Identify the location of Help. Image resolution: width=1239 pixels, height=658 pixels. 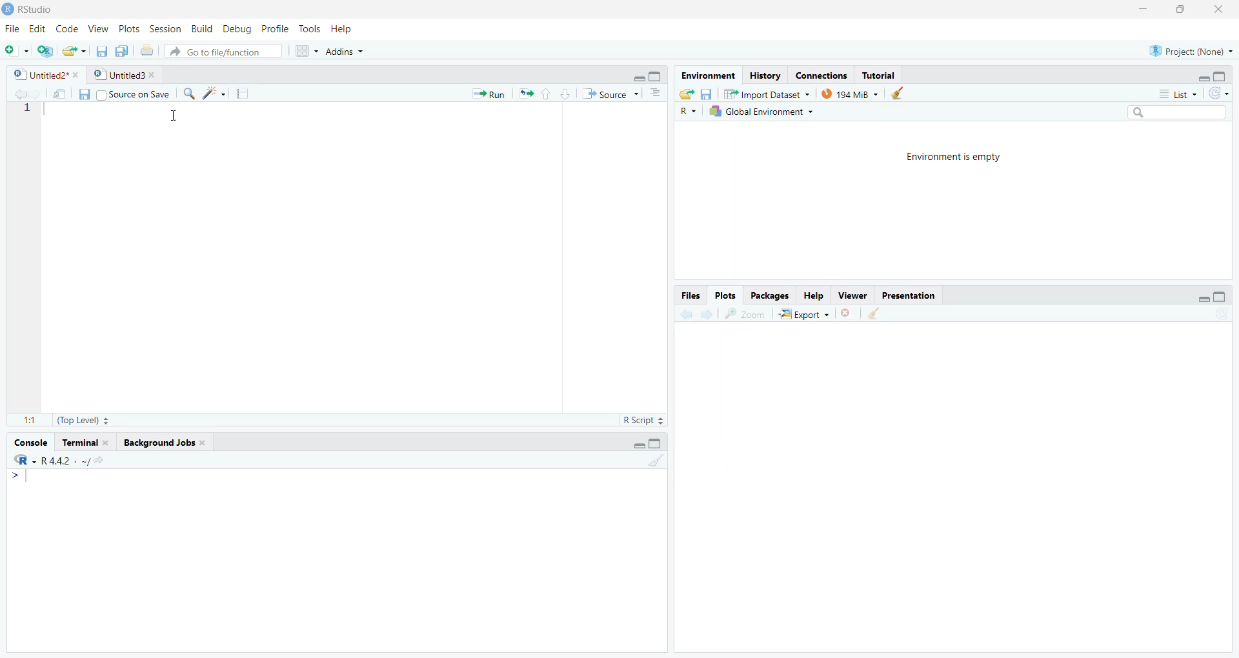
(341, 29).